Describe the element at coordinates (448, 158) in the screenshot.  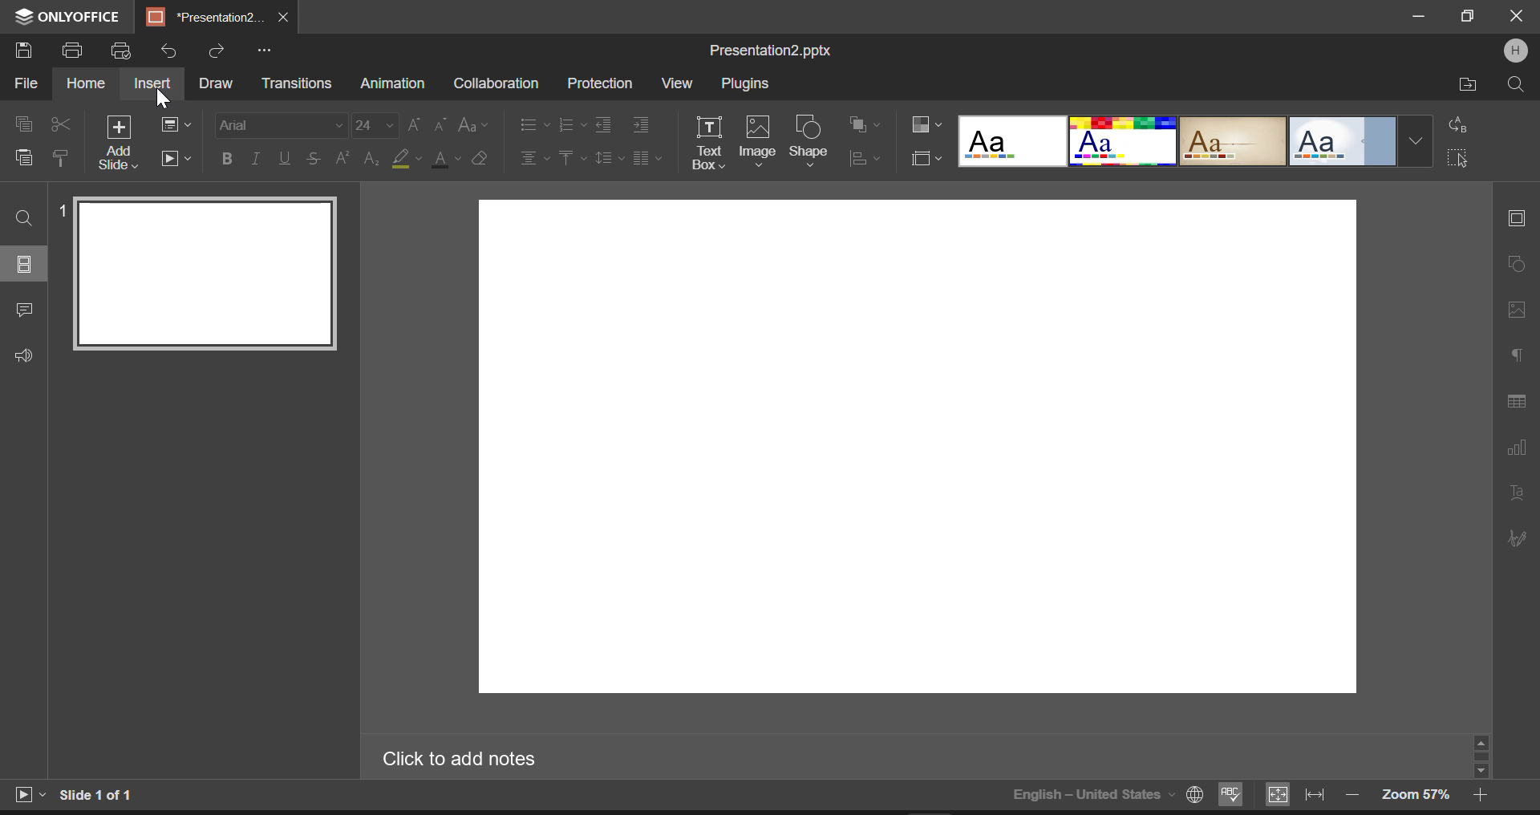
I see `Font Color` at that location.